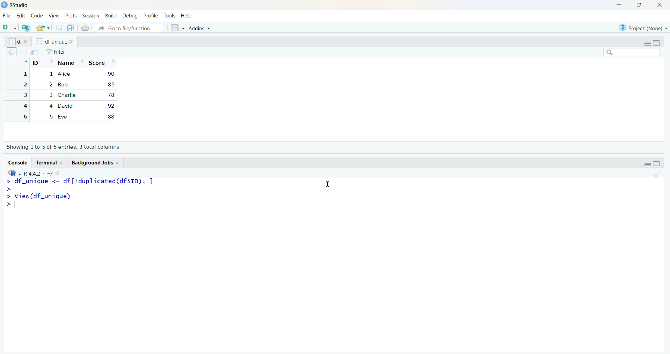 This screenshot has width=670, height=354. I want to click on background jobs, so click(90, 162).